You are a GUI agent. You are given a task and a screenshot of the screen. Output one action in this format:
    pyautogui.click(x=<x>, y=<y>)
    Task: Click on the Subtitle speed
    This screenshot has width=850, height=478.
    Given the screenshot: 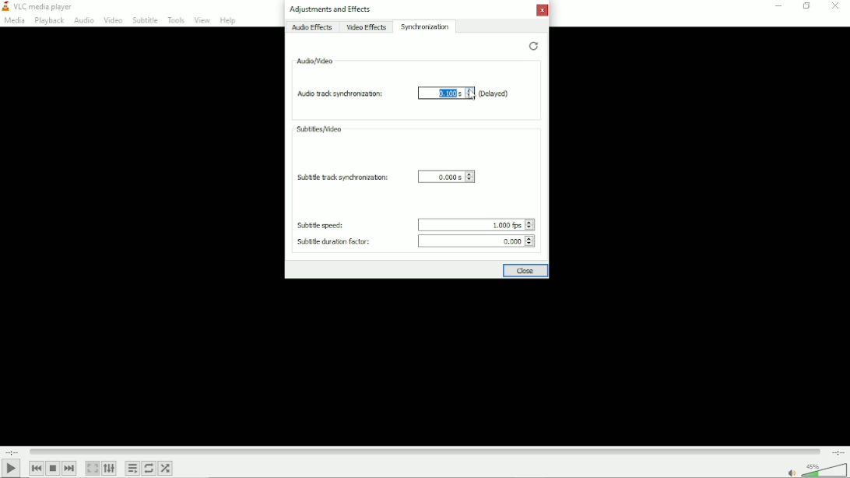 What is the action you would take?
    pyautogui.click(x=319, y=225)
    